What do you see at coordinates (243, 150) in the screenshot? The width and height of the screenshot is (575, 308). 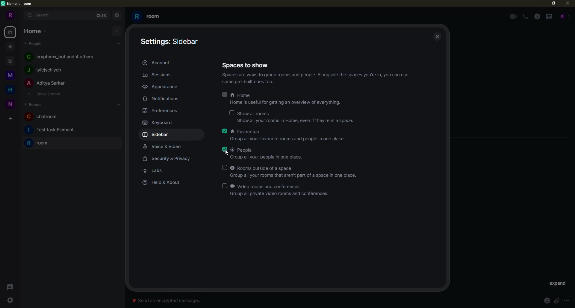 I see `people` at bounding box center [243, 150].